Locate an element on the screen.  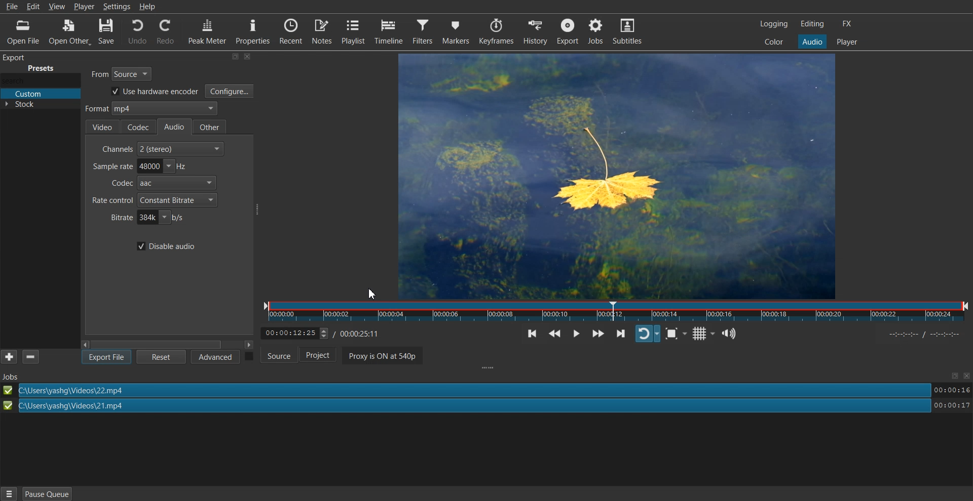
Keyframes is located at coordinates (498, 31).